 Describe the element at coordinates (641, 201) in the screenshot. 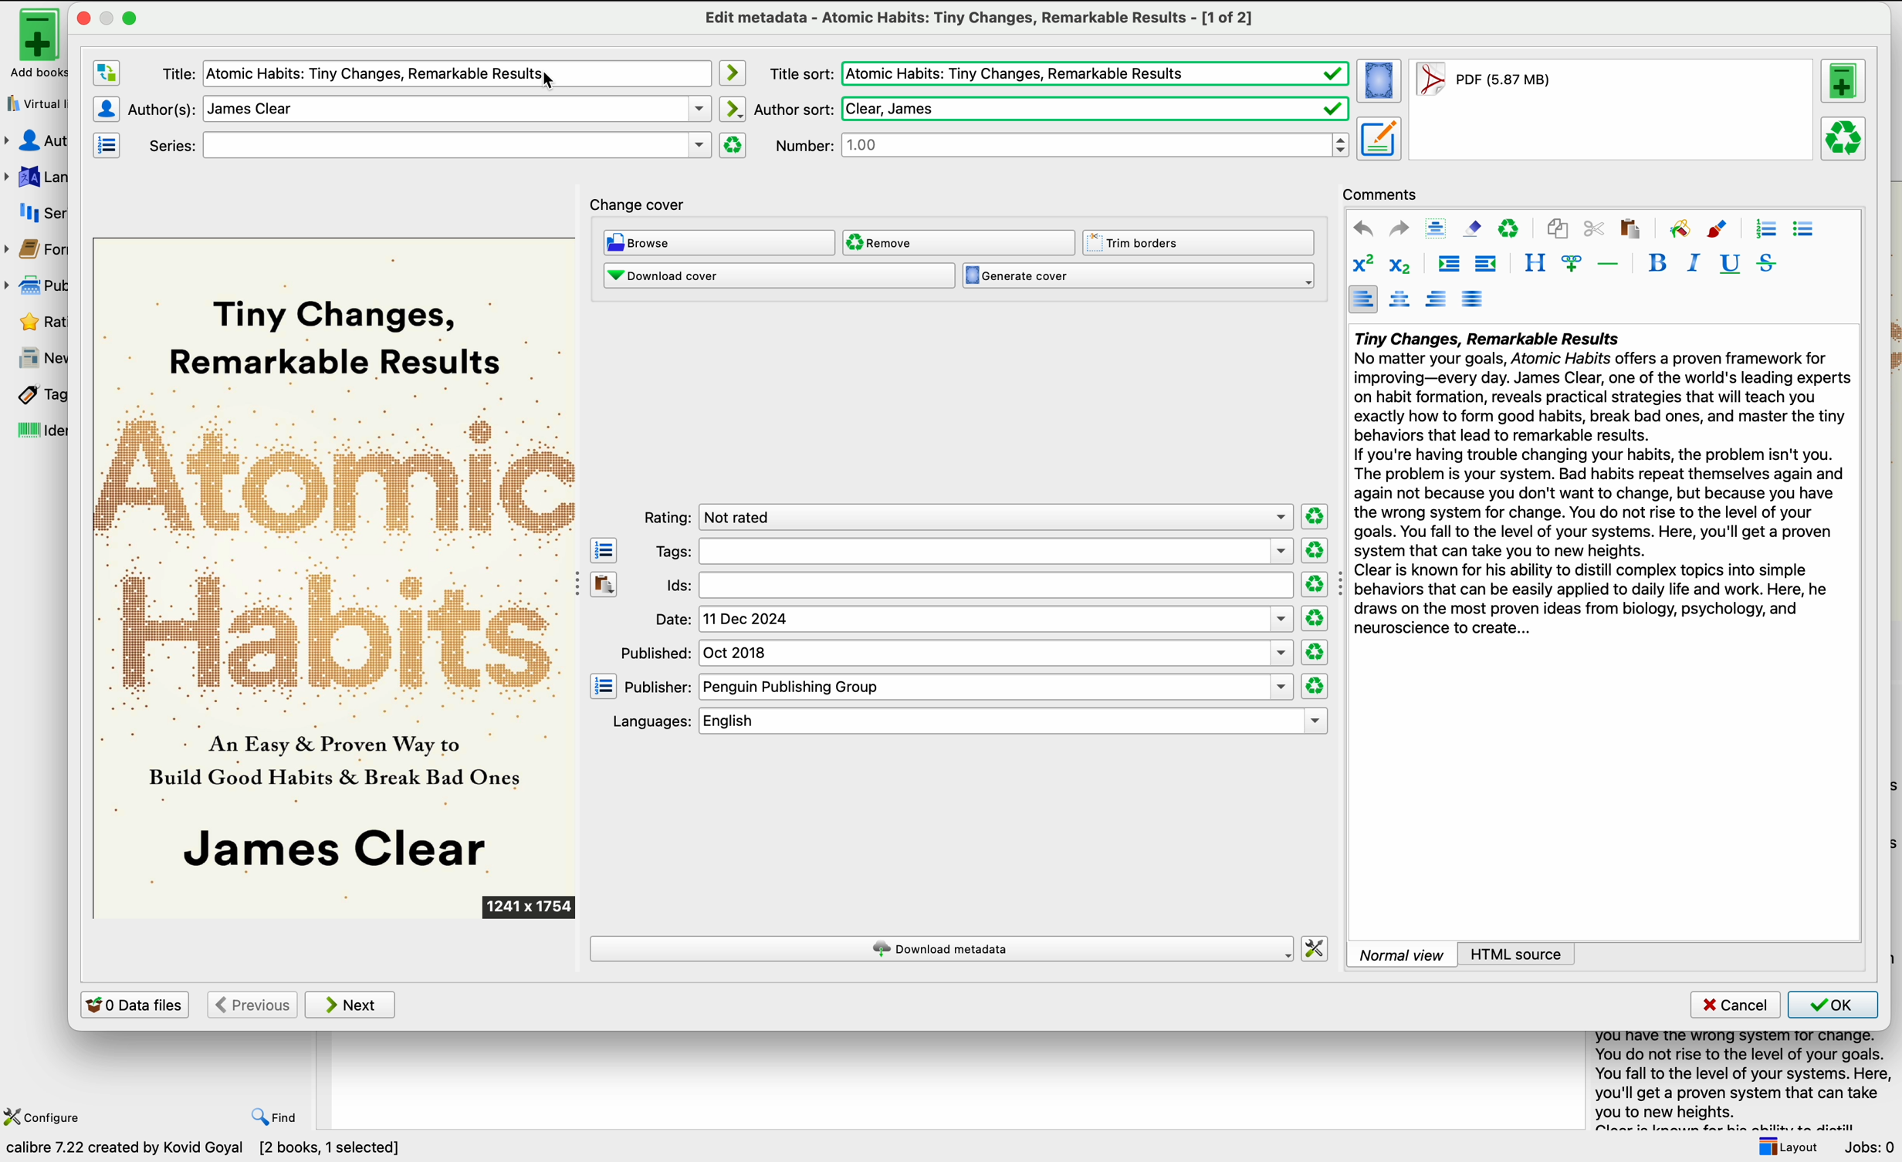

I see `change cover` at that location.